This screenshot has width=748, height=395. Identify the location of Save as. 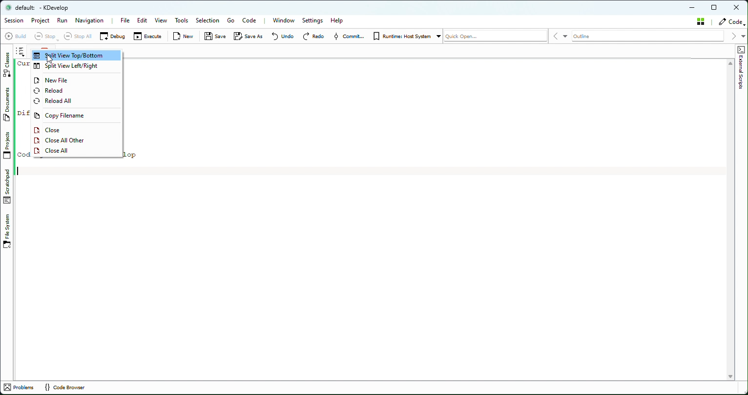
(249, 36).